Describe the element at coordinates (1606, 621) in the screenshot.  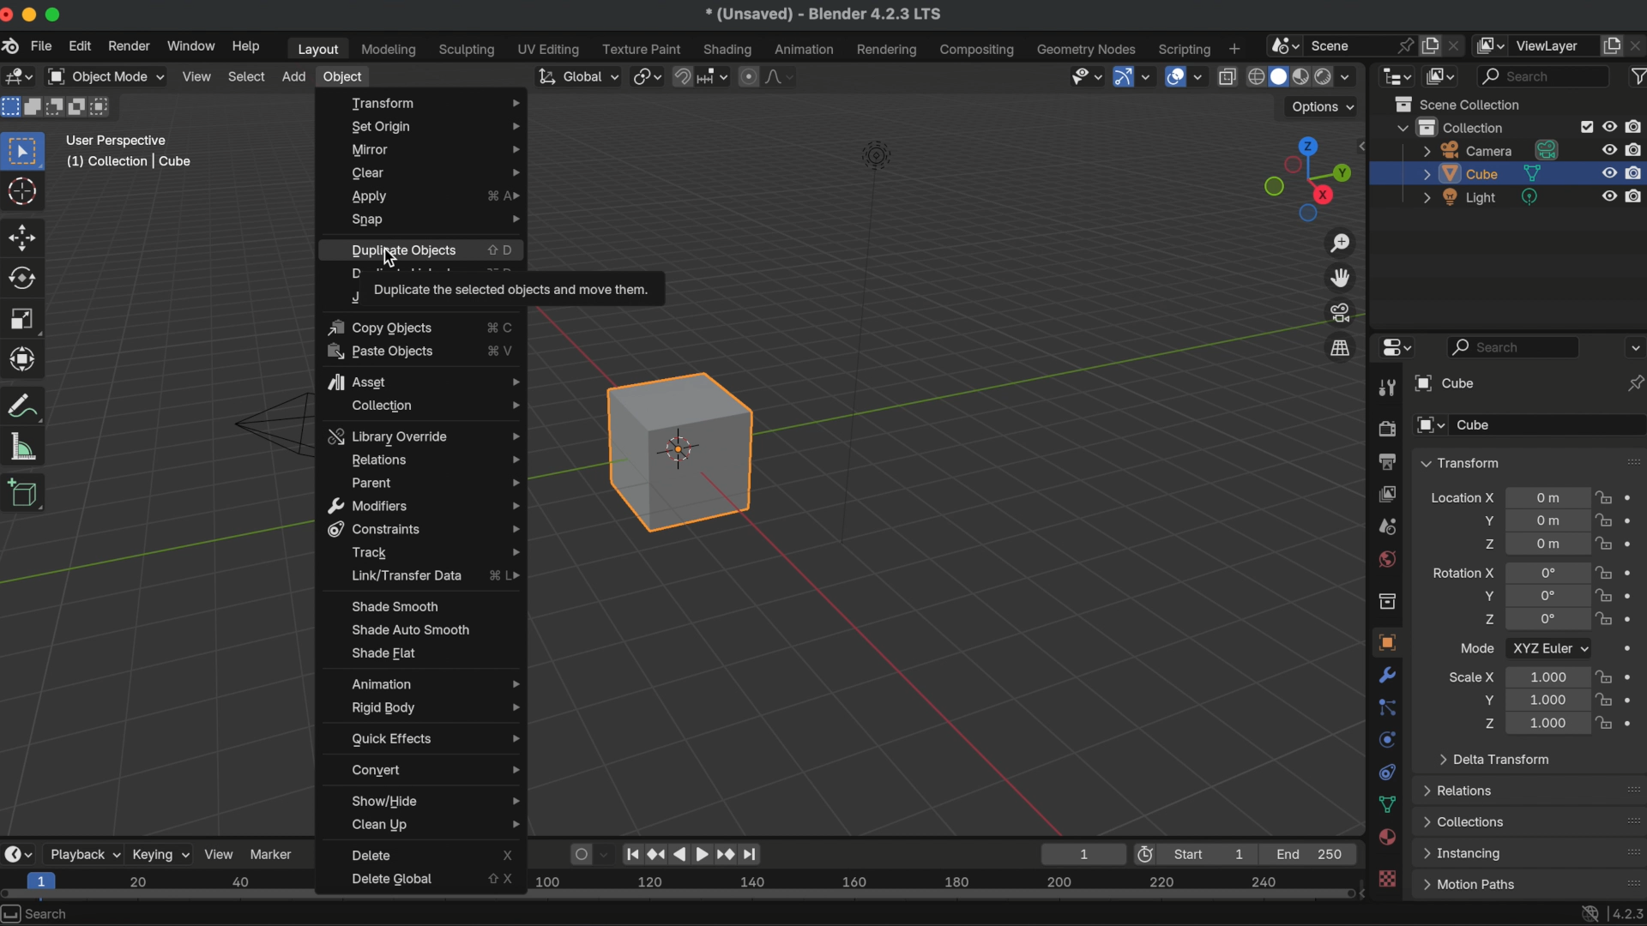
I see `lock rotation` at that location.